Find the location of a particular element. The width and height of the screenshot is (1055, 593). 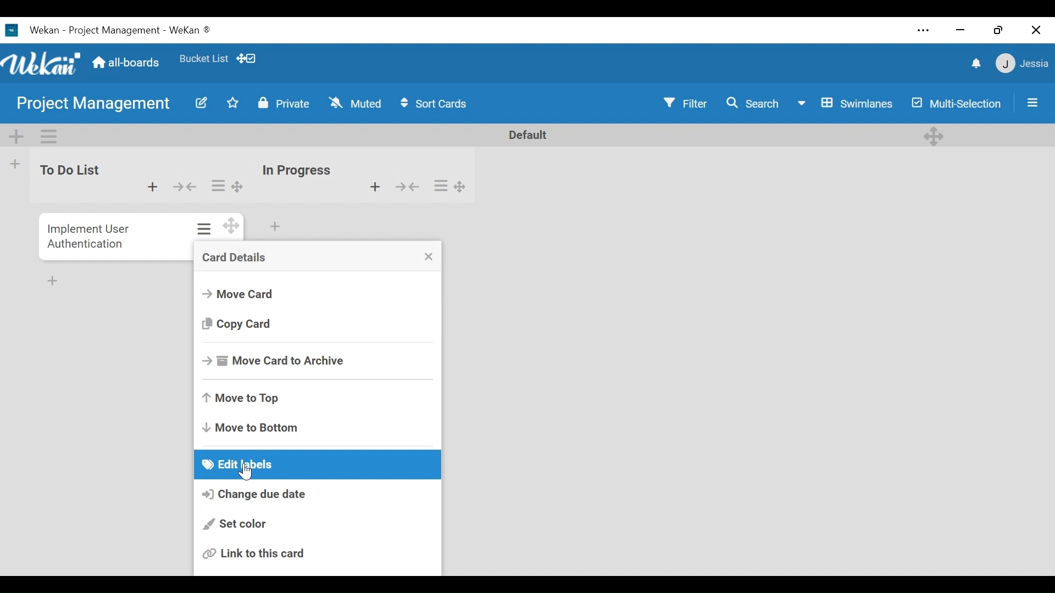

list actions is located at coordinates (218, 187).